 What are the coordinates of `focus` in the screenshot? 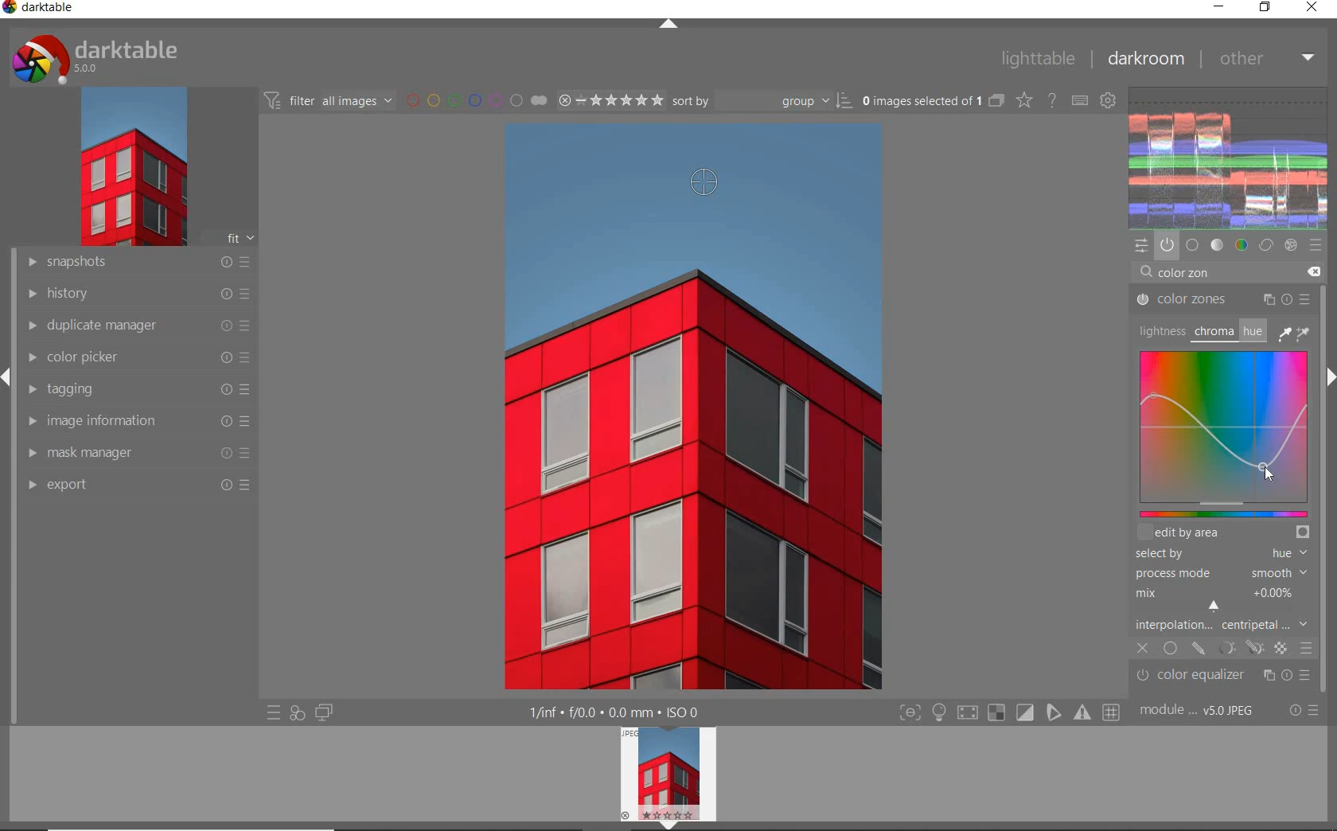 It's located at (909, 713).